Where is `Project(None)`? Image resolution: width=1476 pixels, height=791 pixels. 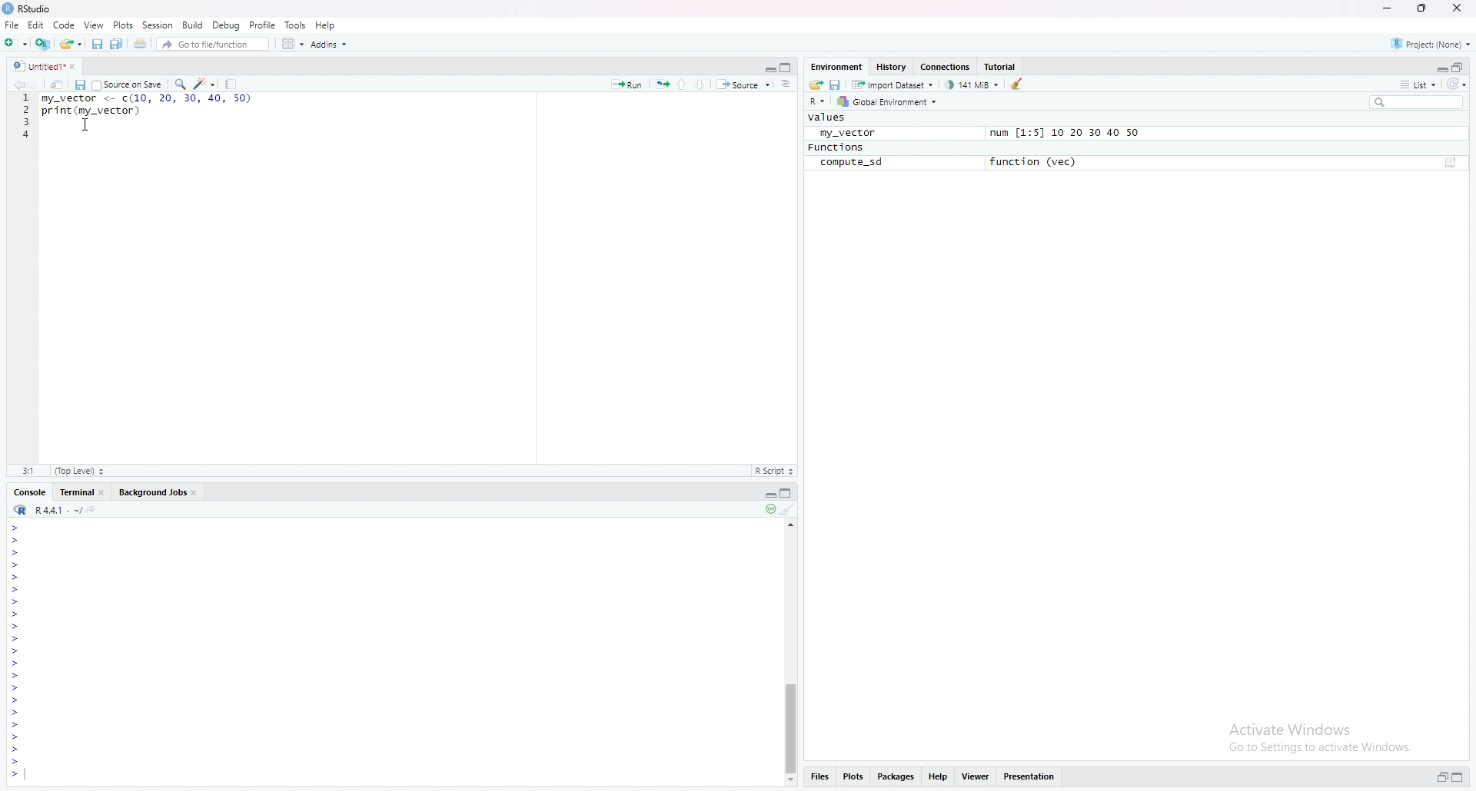 Project(None) is located at coordinates (1430, 41).